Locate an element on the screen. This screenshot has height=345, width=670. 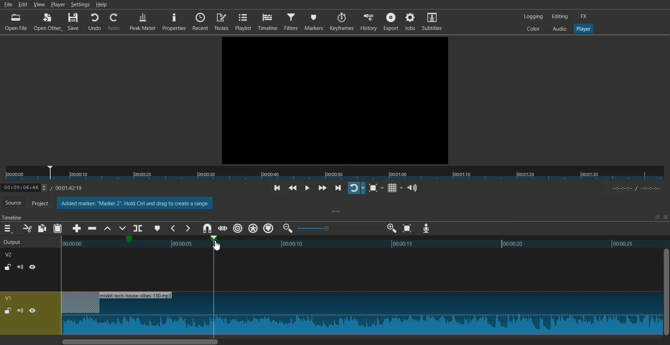
Vertical Scroll bar is located at coordinates (666, 292).